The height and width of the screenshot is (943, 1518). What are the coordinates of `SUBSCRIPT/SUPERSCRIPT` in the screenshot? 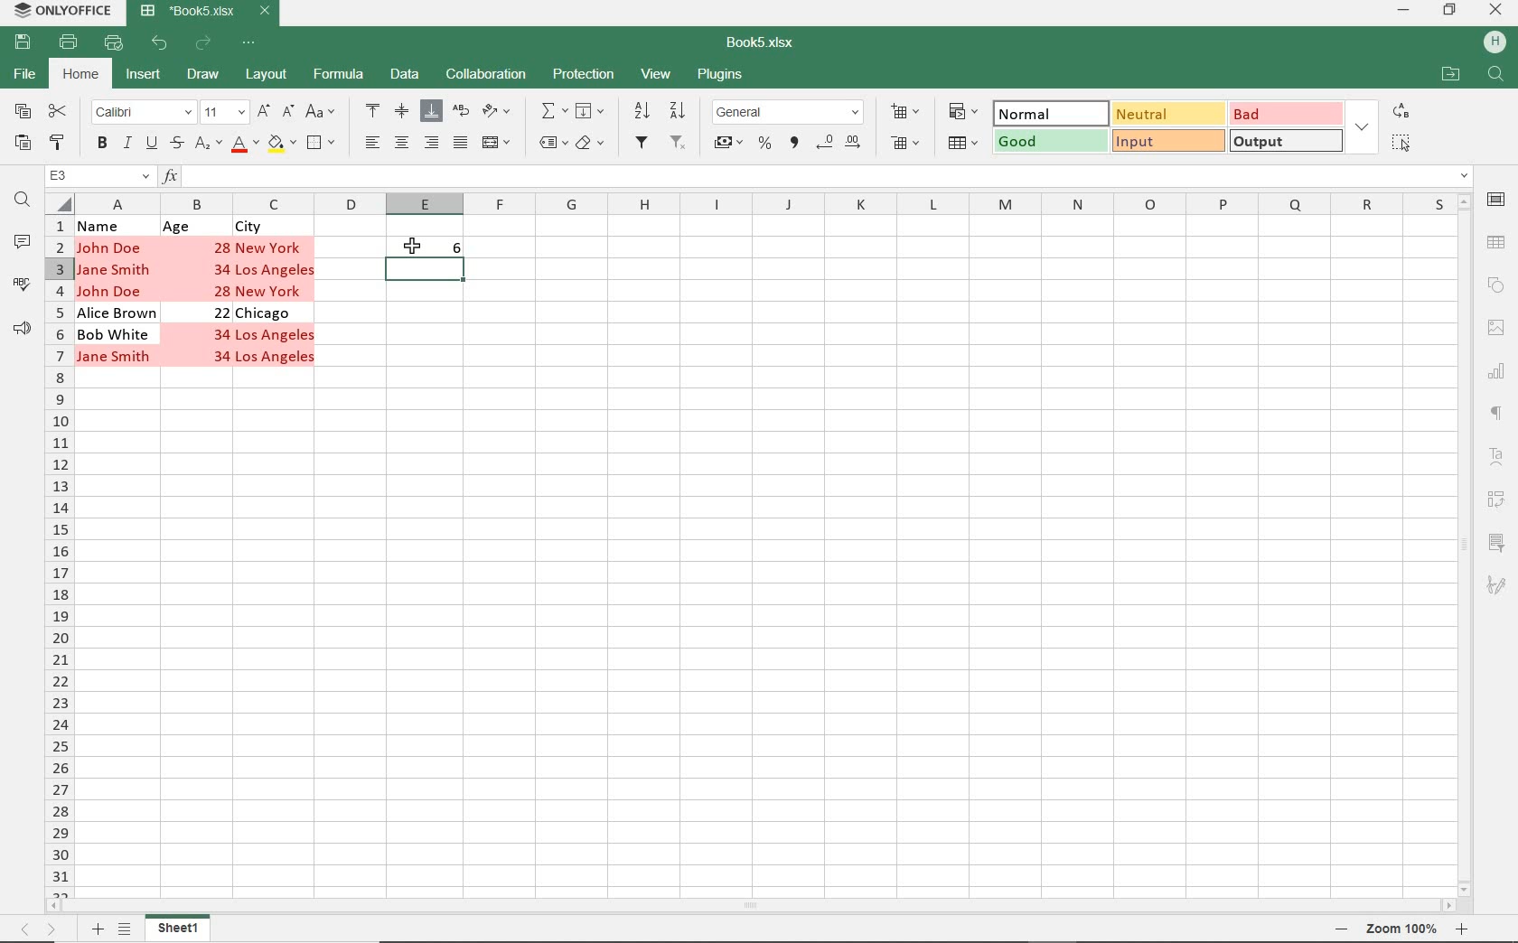 It's located at (208, 145).